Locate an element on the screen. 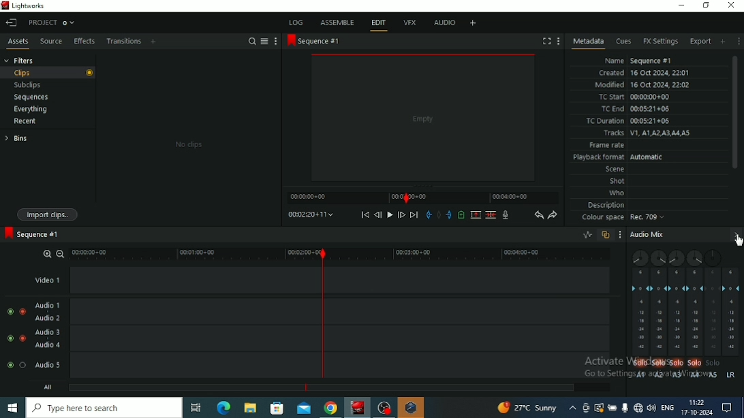 Image resolution: width=744 pixels, height=418 pixels. Add Panel is located at coordinates (723, 42).